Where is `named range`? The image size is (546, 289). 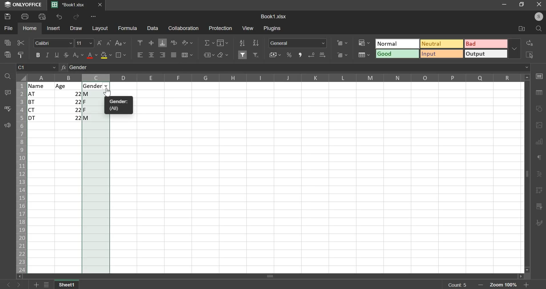 named range is located at coordinates (209, 55).